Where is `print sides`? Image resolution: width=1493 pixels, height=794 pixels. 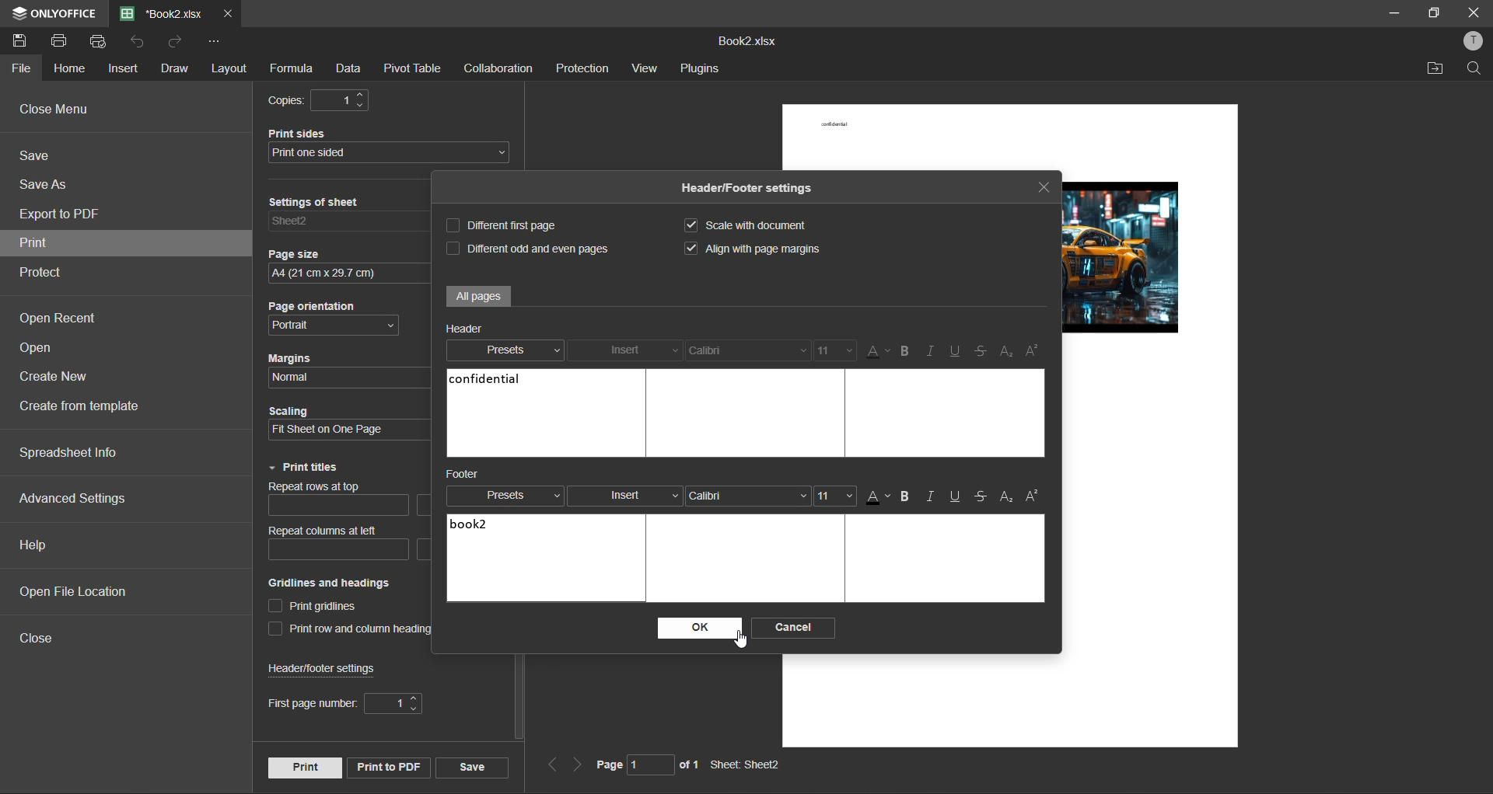
print sides is located at coordinates (391, 154).